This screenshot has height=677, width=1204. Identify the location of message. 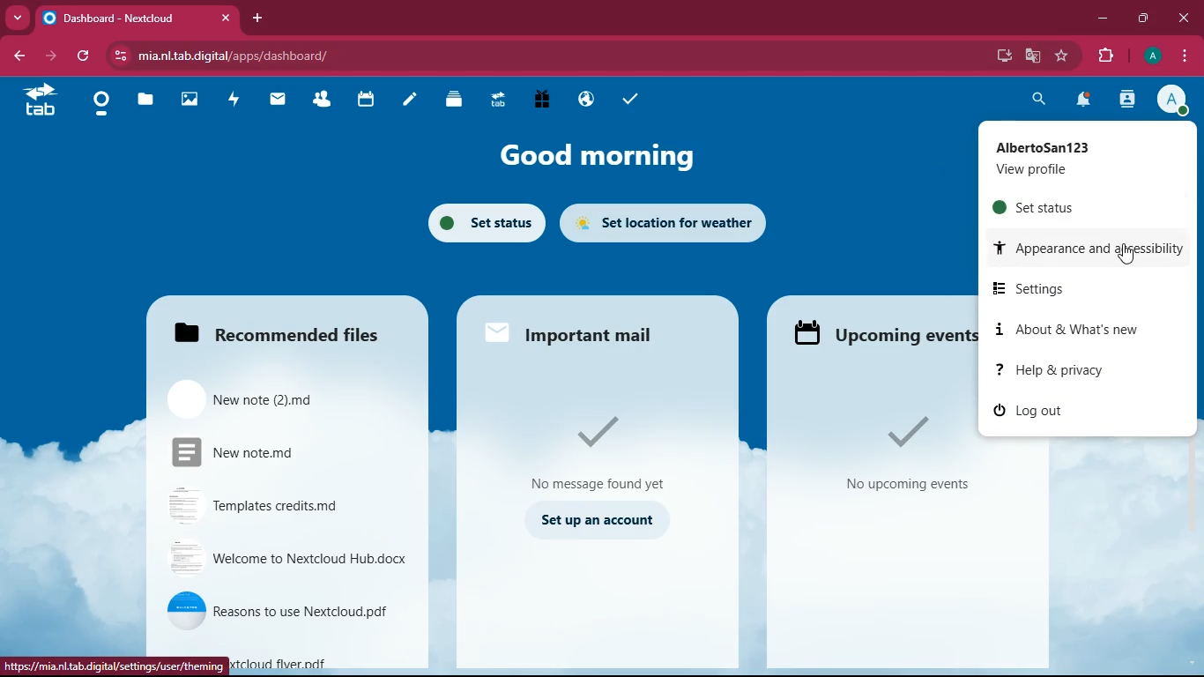
(602, 455).